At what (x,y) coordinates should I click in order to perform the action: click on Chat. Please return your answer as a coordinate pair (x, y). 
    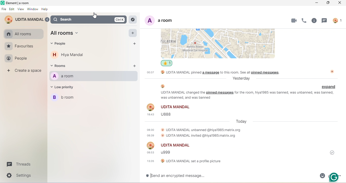
    Looking at the image, I should click on (326, 21).